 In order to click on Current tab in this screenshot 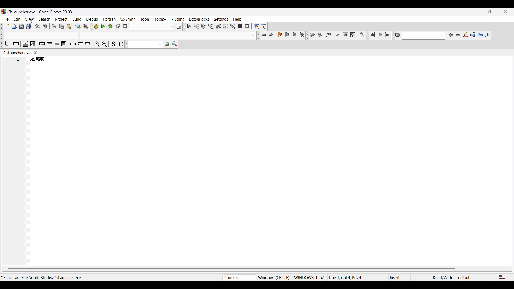, I will do `click(17, 53)`.